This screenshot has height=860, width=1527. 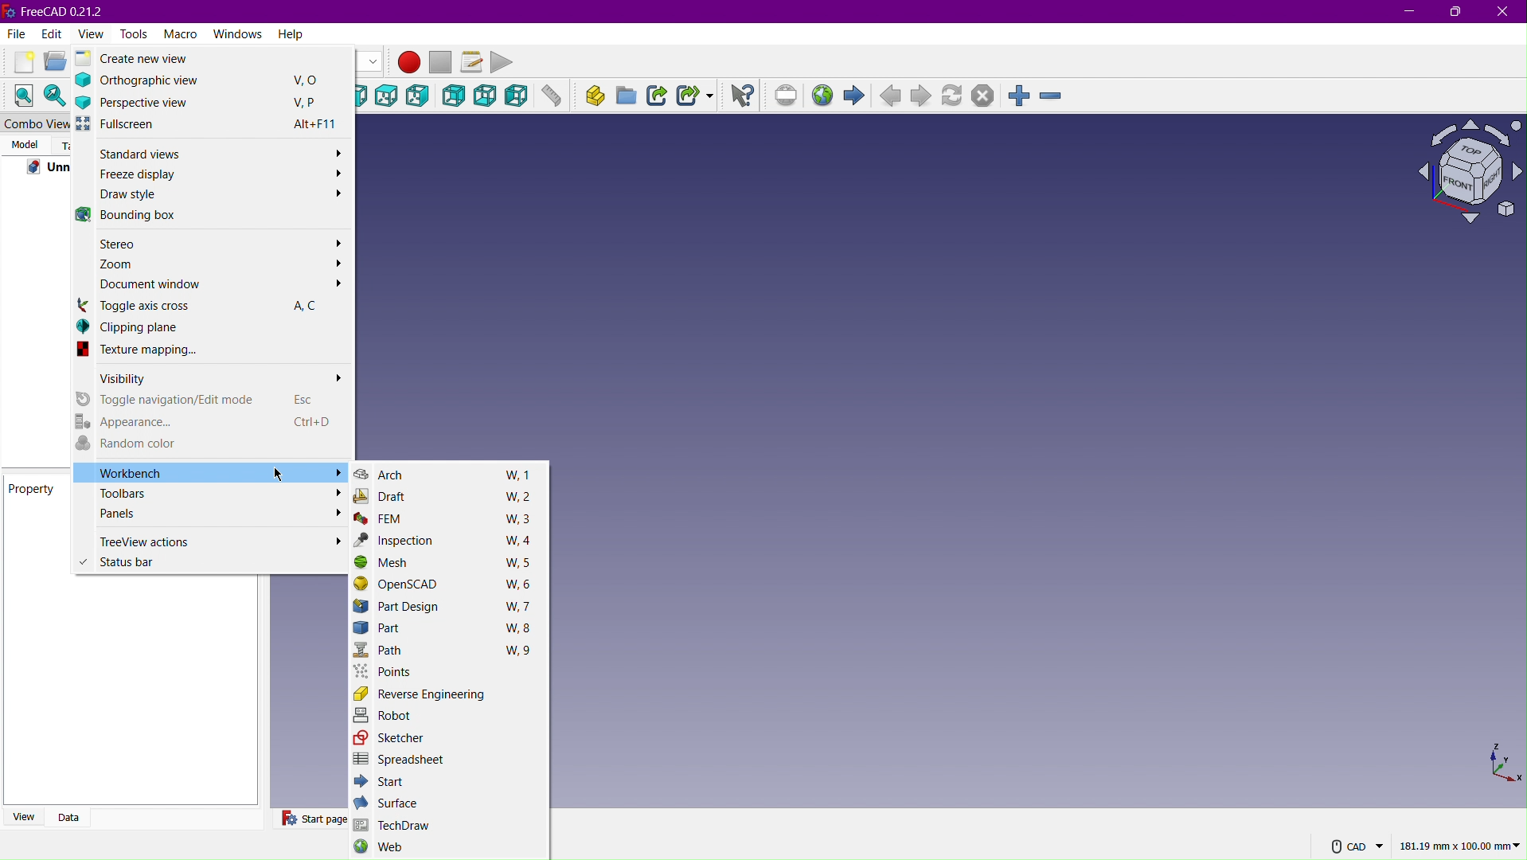 What do you see at coordinates (210, 514) in the screenshot?
I see `Panels` at bounding box center [210, 514].